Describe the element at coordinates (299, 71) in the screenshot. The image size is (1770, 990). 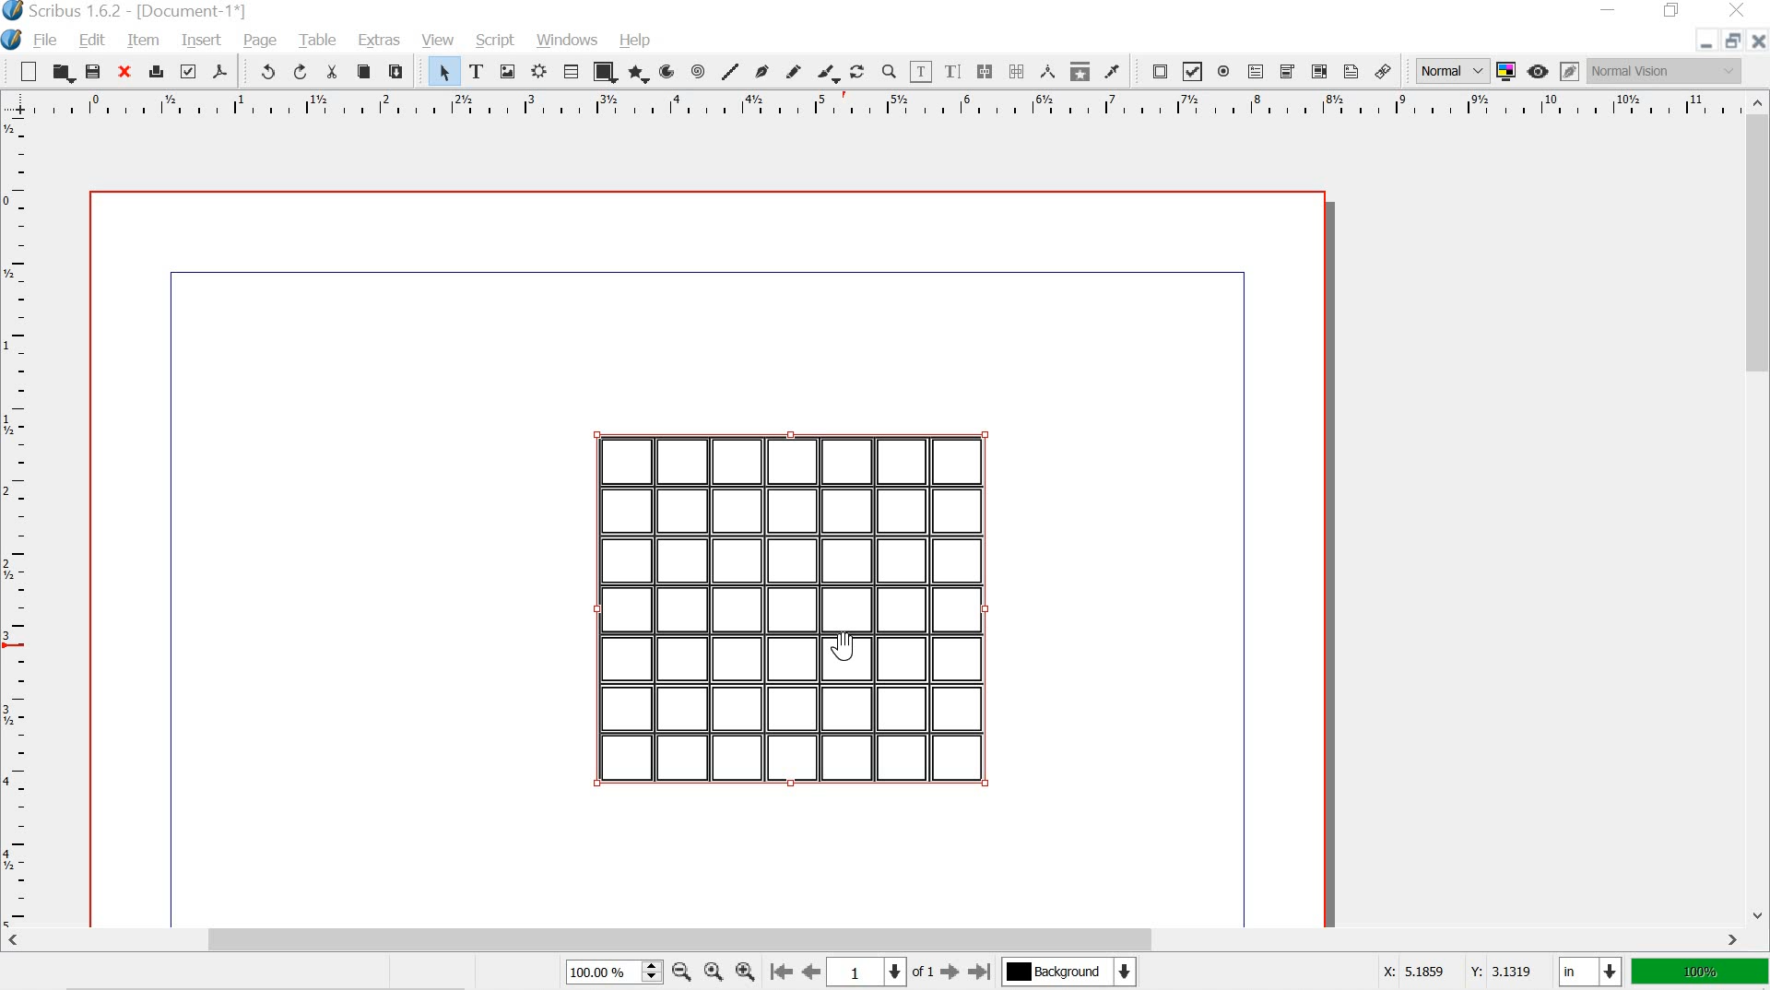
I see `redo` at that location.